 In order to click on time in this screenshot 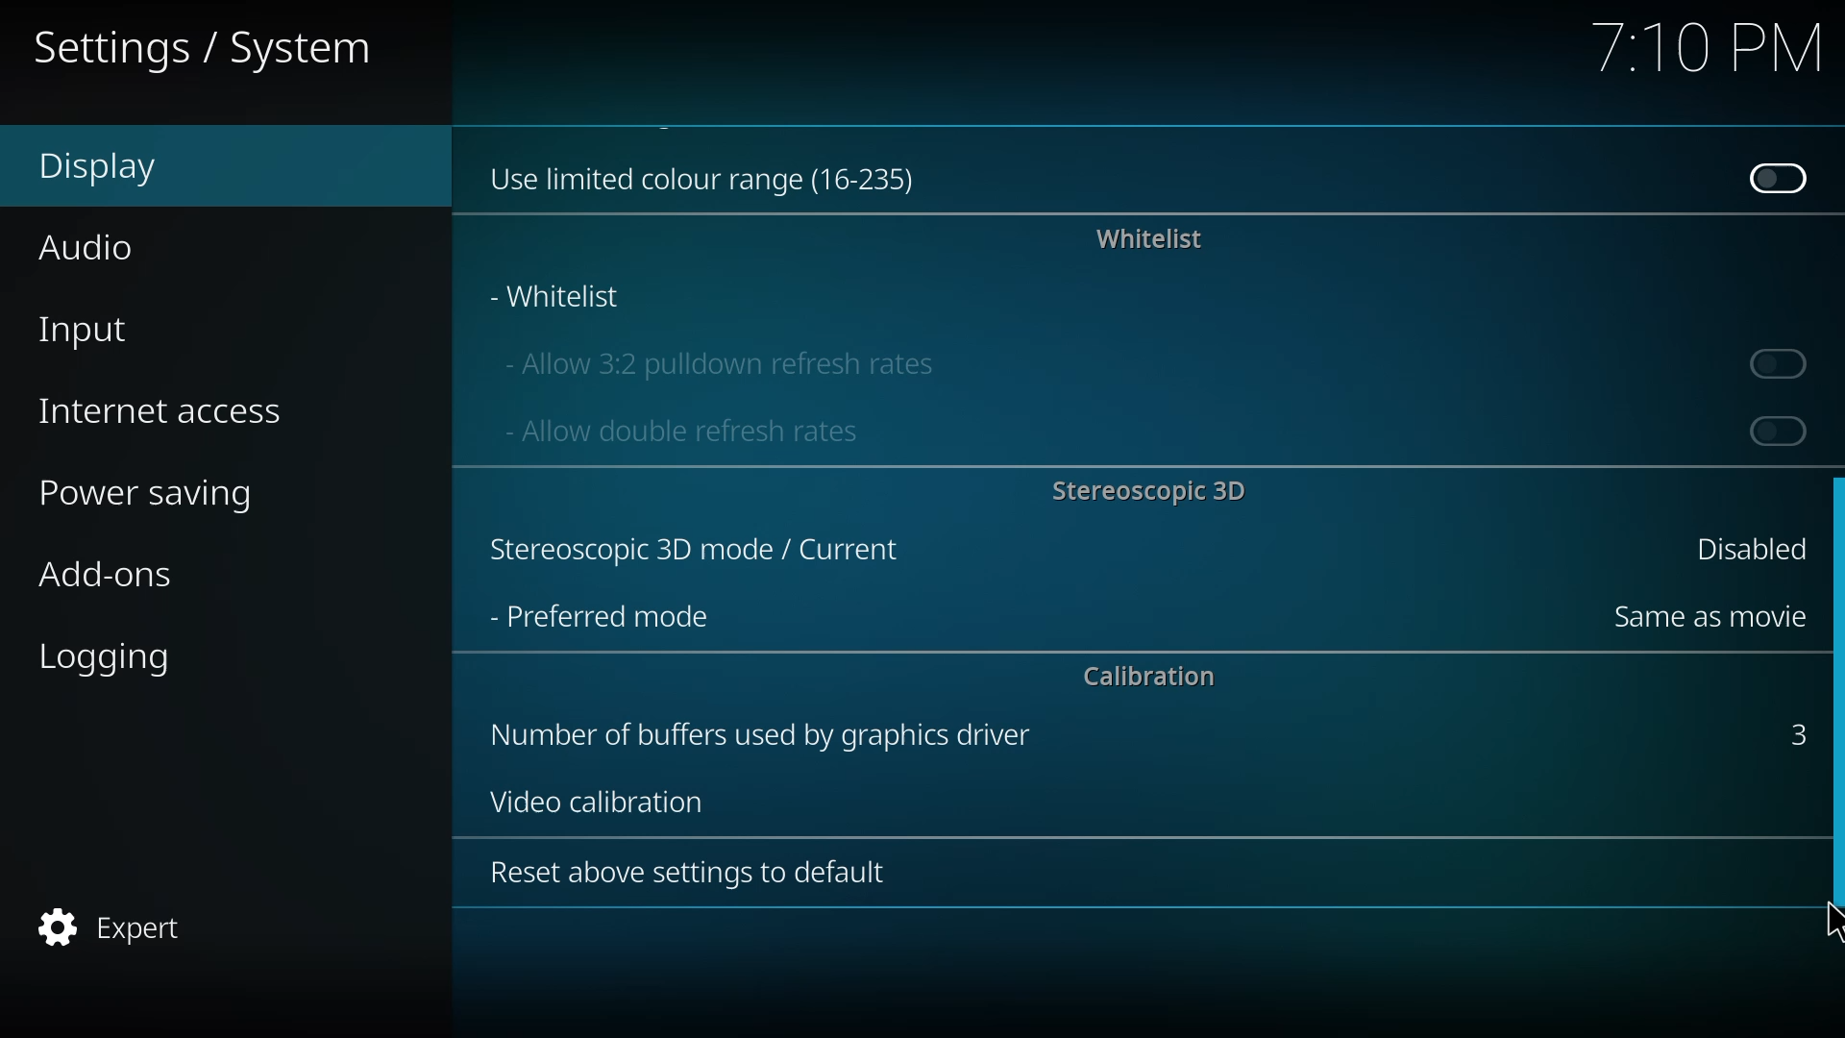, I will do `click(1704, 49)`.